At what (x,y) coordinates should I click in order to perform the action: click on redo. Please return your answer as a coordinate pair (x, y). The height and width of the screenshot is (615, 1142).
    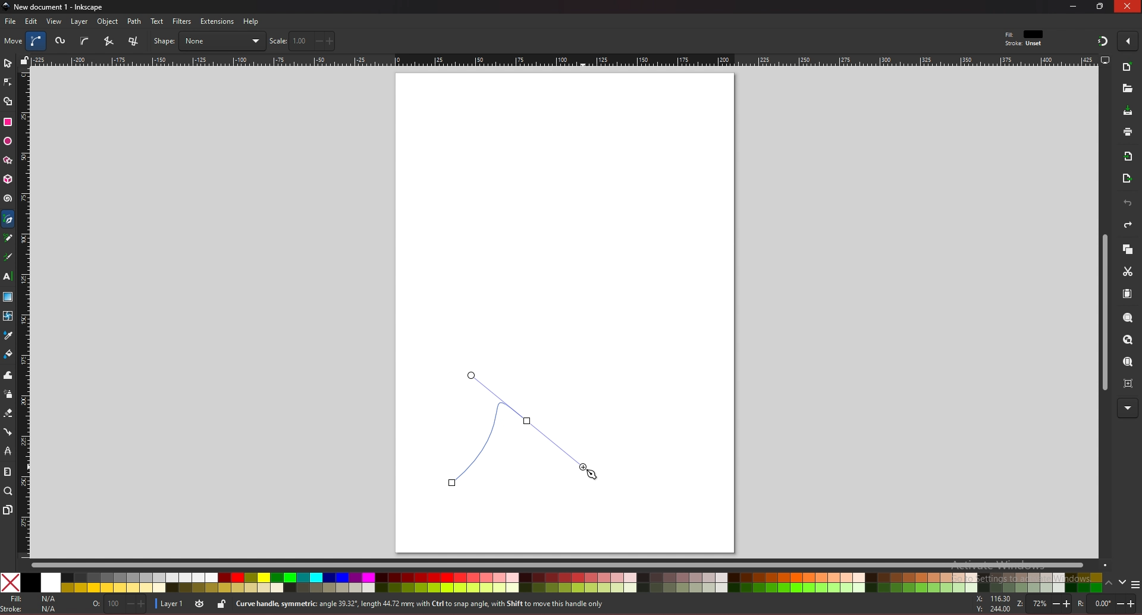
    Looking at the image, I should click on (1128, 225).